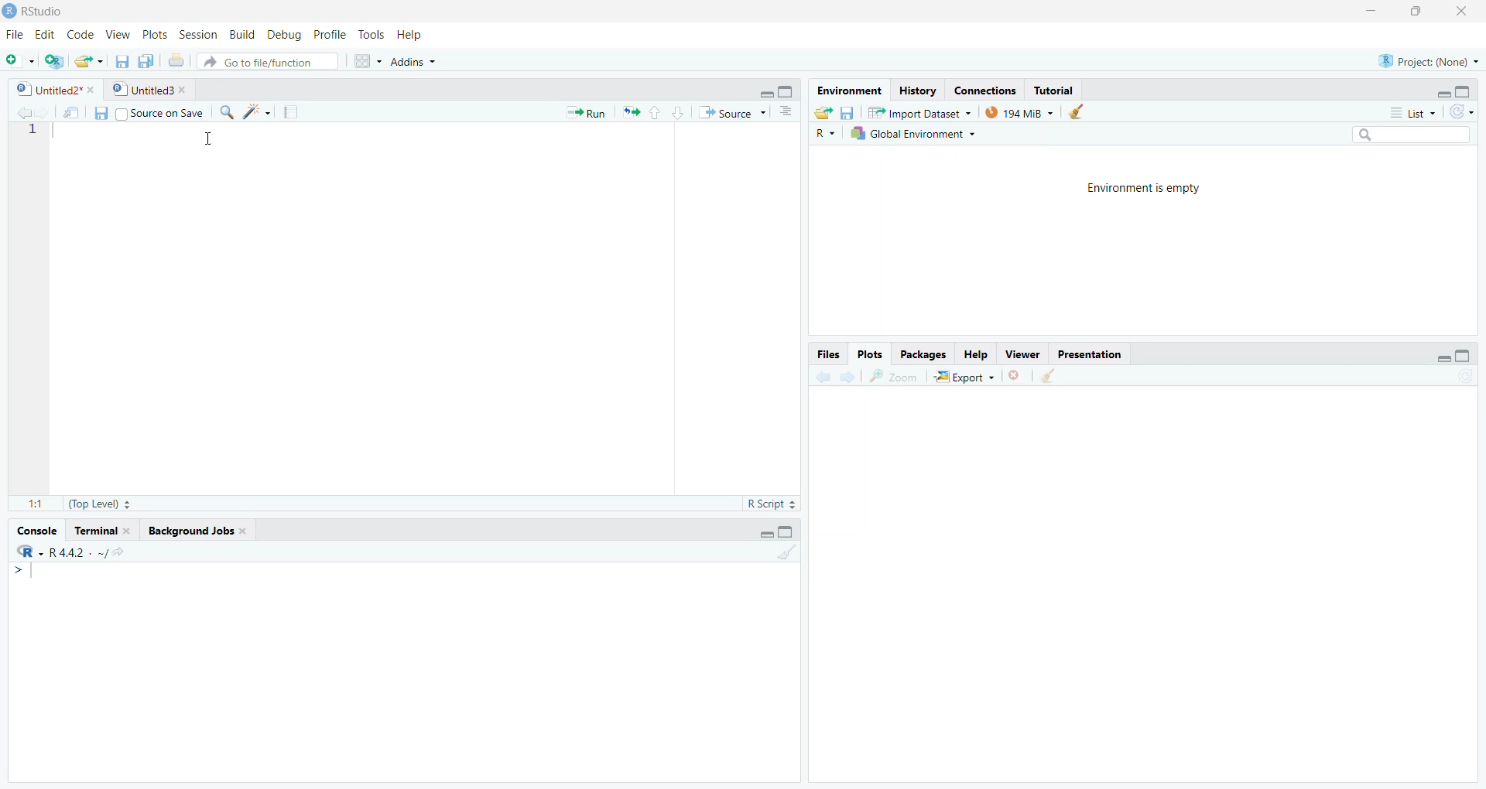  Describe the element at coordinates (655, 112) in the screenshot. I see `up` at that location.